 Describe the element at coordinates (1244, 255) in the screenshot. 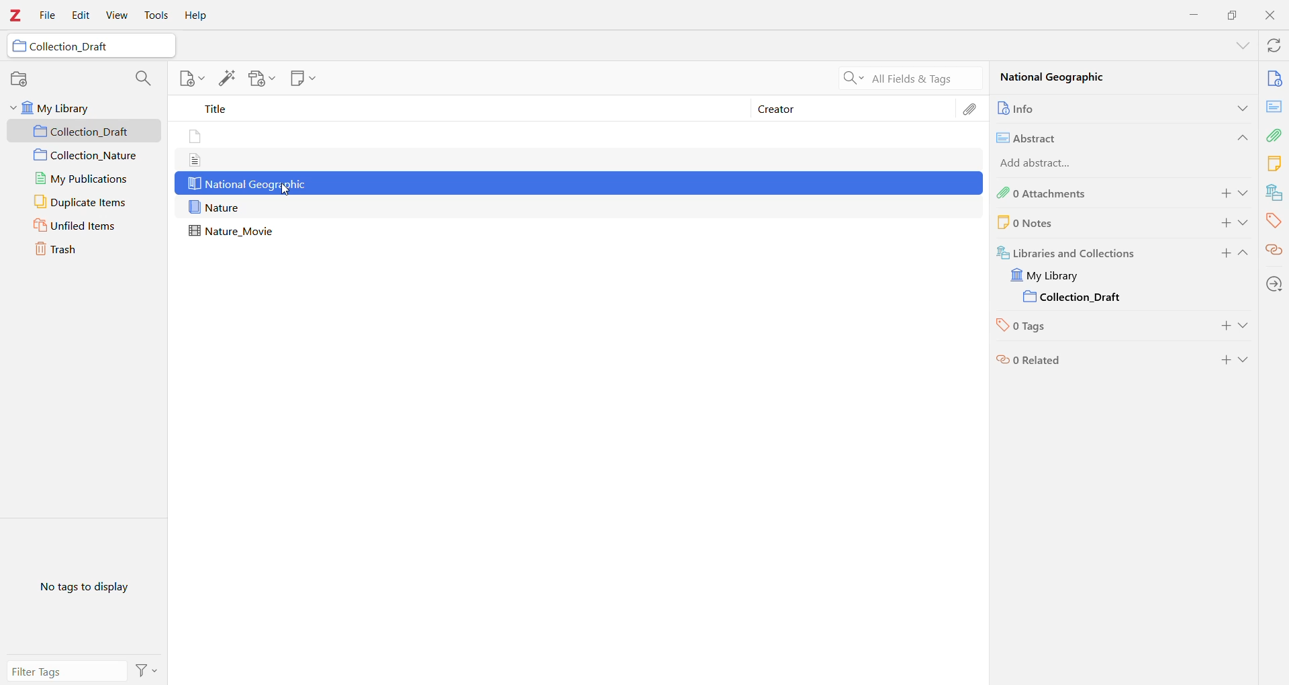

I see `Expand Section` at that location.